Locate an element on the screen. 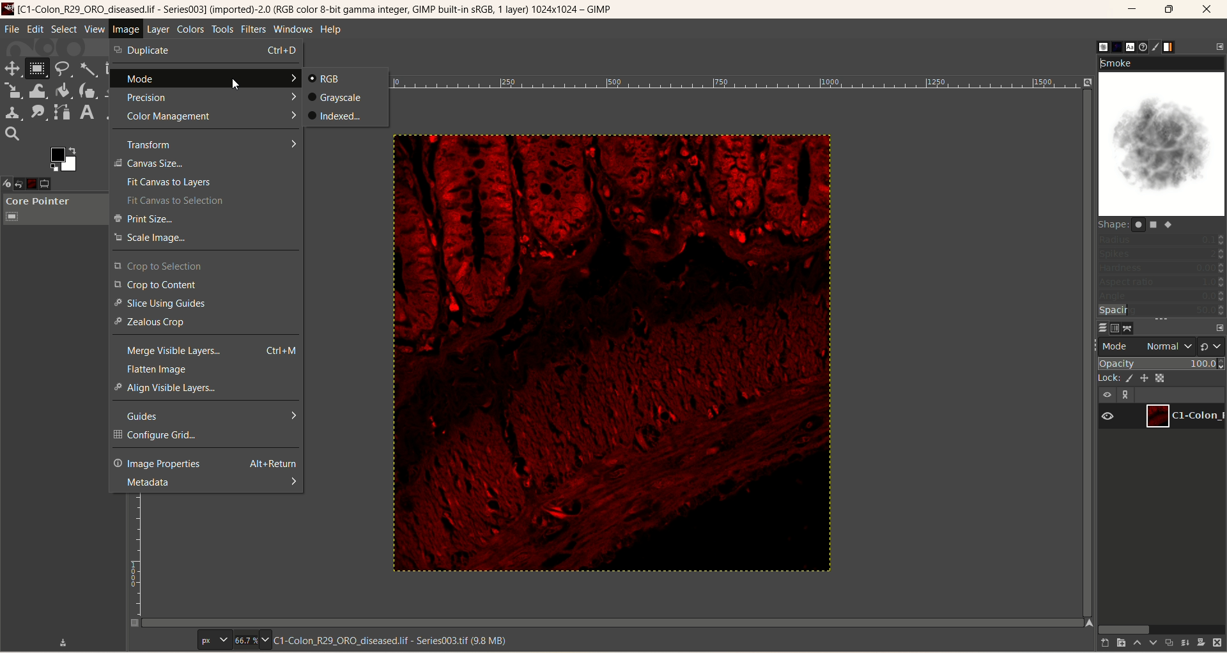 This screenshot has width=1227, height=653. channels is located at coordinates (1117, 328).